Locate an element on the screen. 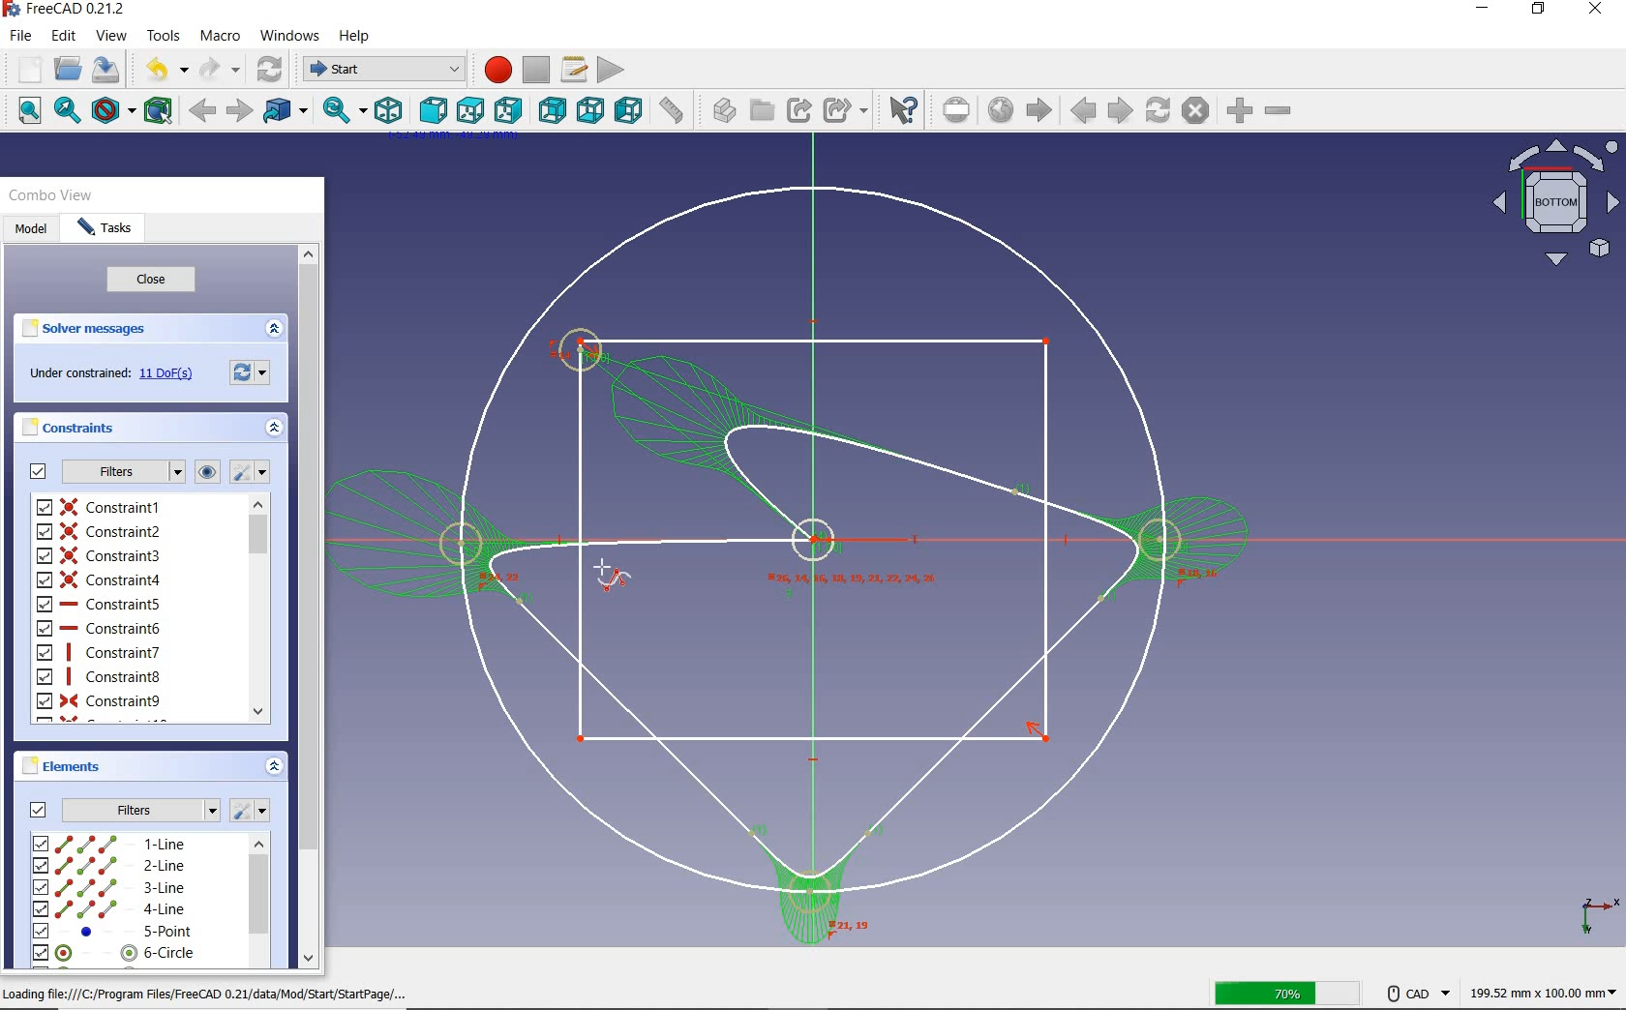 The height and width of the screenshot is (1010, 1626). constraint7 is located at coordinates (98, 652).